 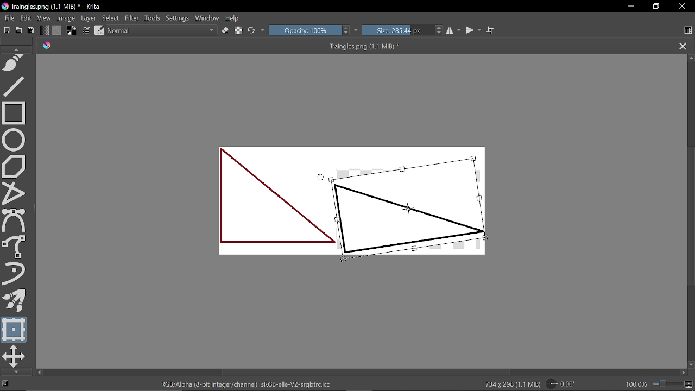 I want to click on Choose workspace, so click(x=687, y=31).